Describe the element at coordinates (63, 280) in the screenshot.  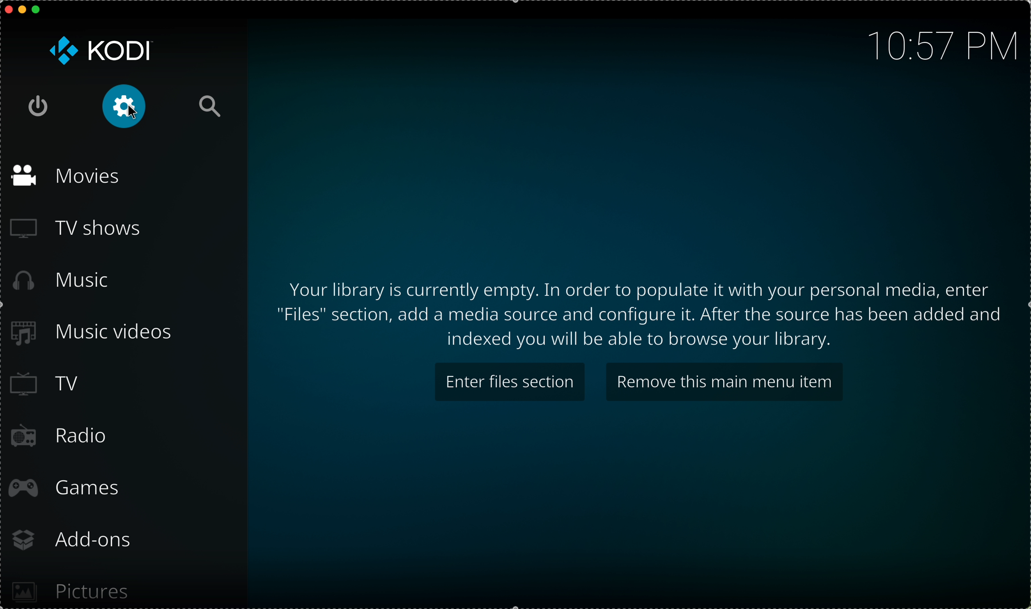
I see `music` at that location.